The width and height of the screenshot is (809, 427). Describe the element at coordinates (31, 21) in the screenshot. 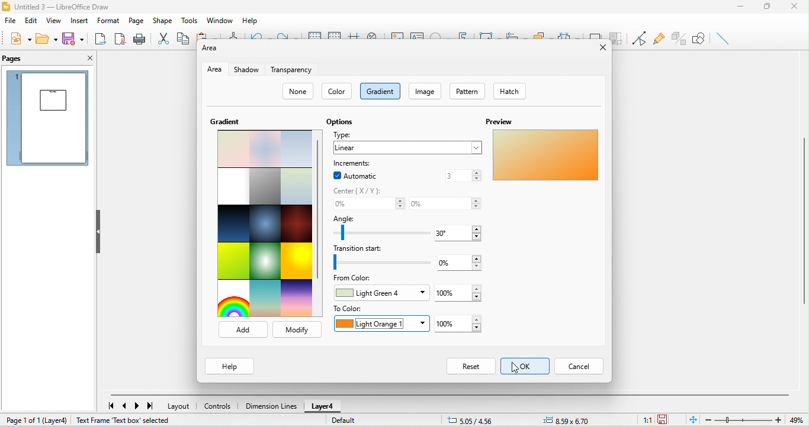

I see `edit` at that location.